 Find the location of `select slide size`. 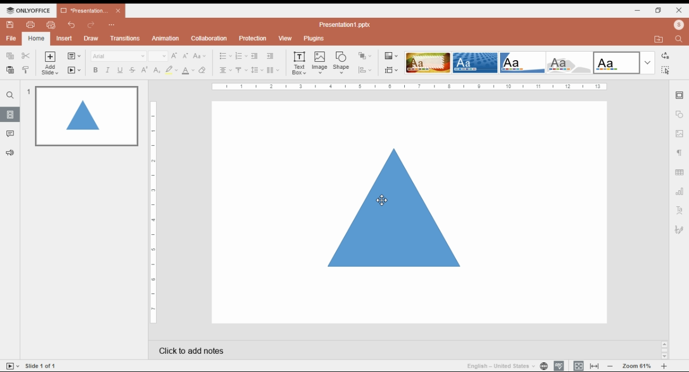

select slide size is located at coordinates (391, 70).